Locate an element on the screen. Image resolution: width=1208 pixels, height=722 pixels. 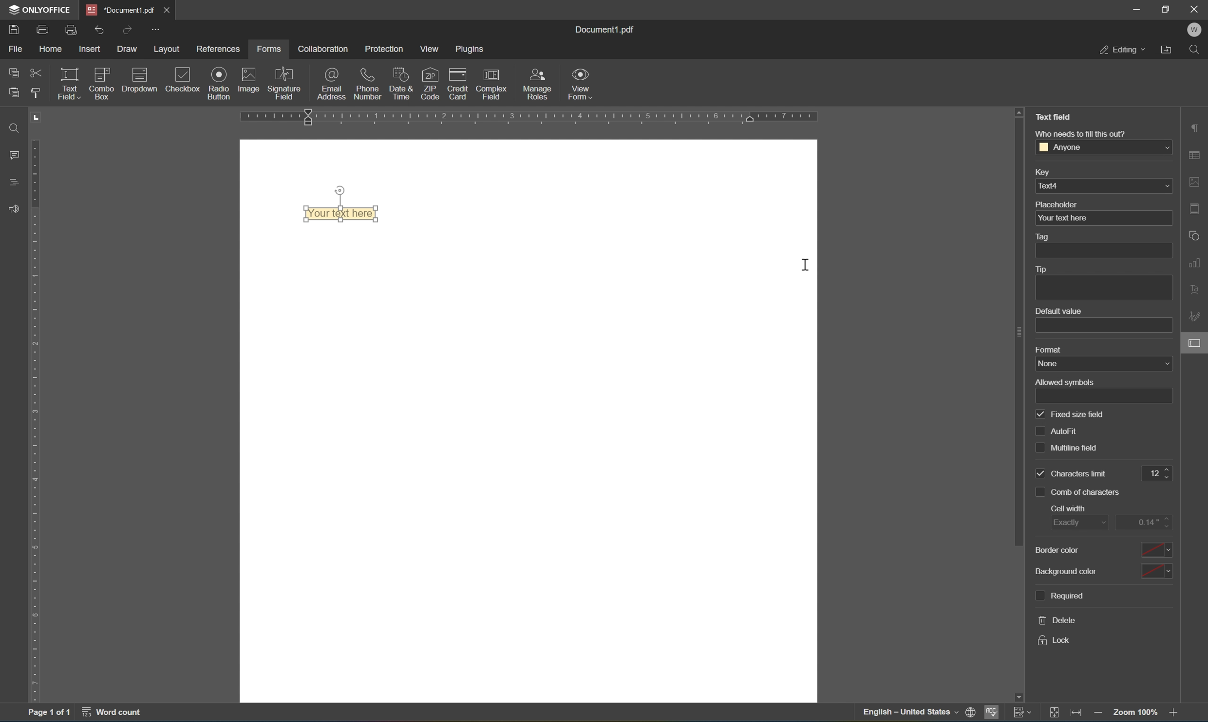
find is located at coordinates (12, 128).